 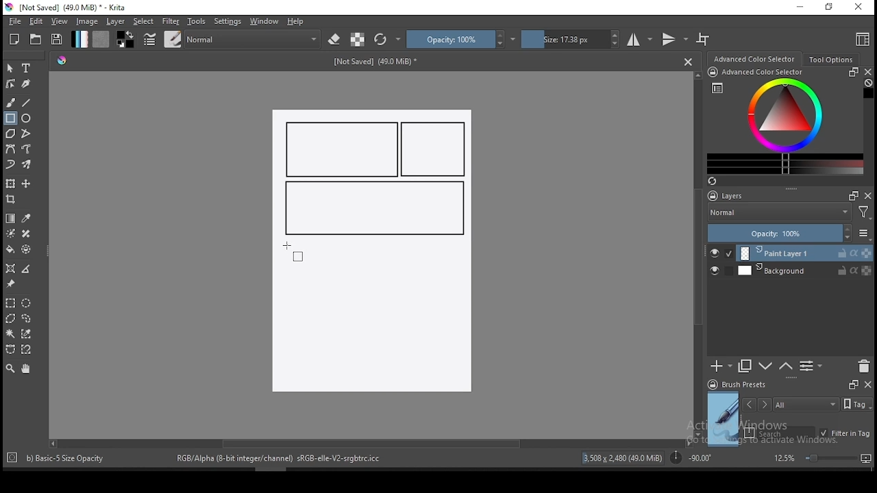 I want to click on gradient tool, so click(x=11, y=218).